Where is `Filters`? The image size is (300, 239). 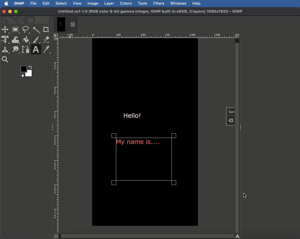
Filters is located at coordinates (159, 3).